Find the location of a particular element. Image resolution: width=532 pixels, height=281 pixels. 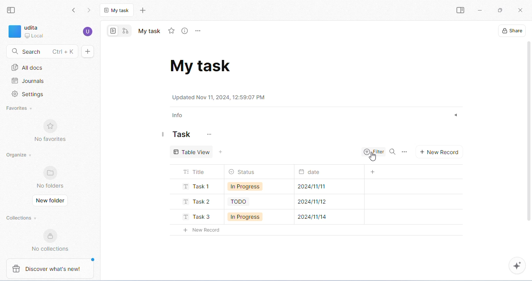

new record is located at coordinates (439, 151).